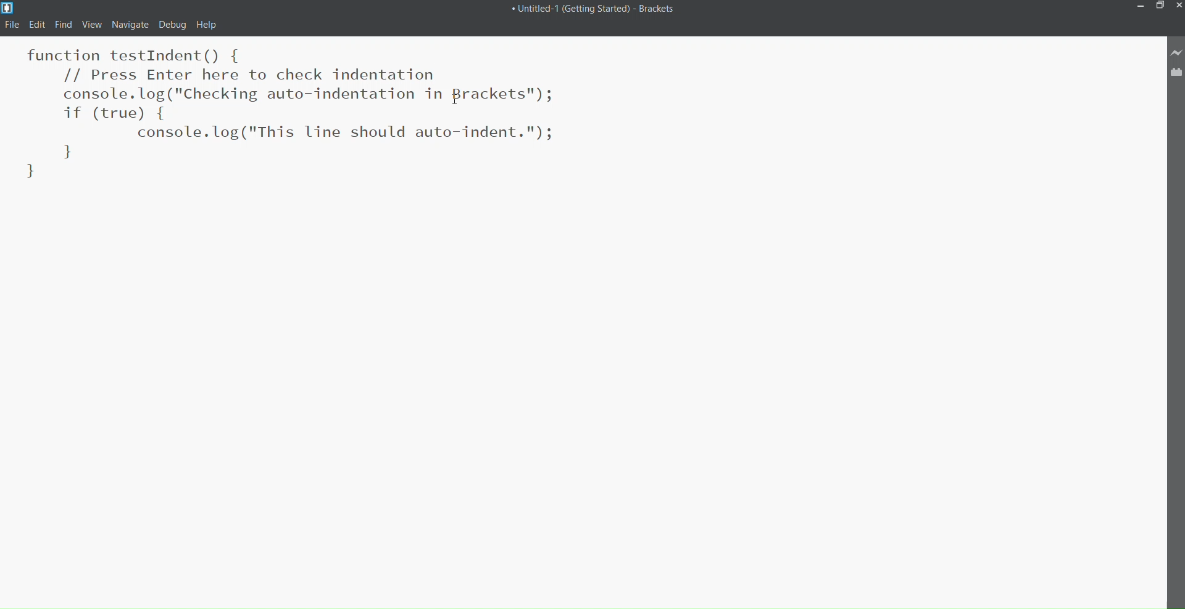 The image size is (1185, 609). I want to click on Debug, so click(172, 25).